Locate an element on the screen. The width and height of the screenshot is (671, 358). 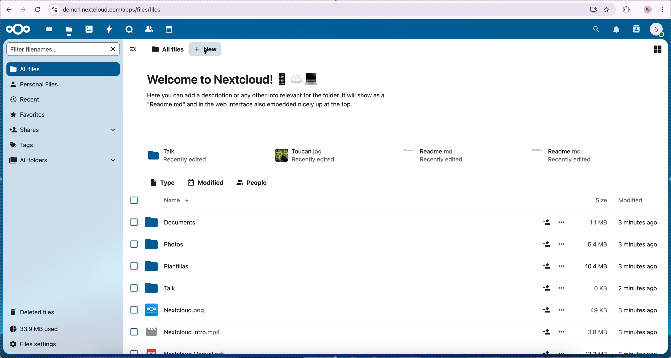
modified is located at coordinates (206, 183).